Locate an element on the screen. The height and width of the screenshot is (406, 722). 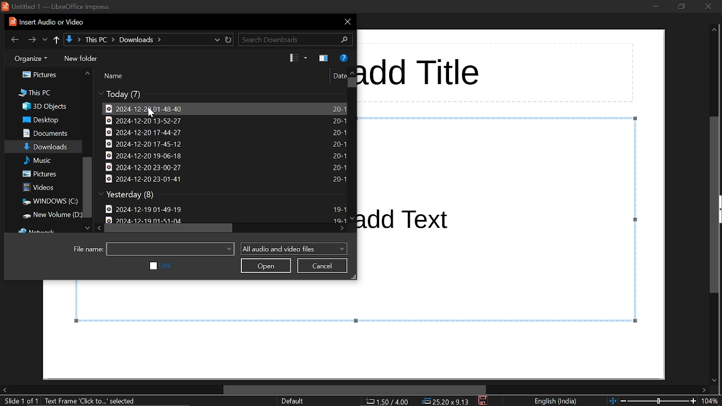
zoom change is located at coordinates (653, 401).